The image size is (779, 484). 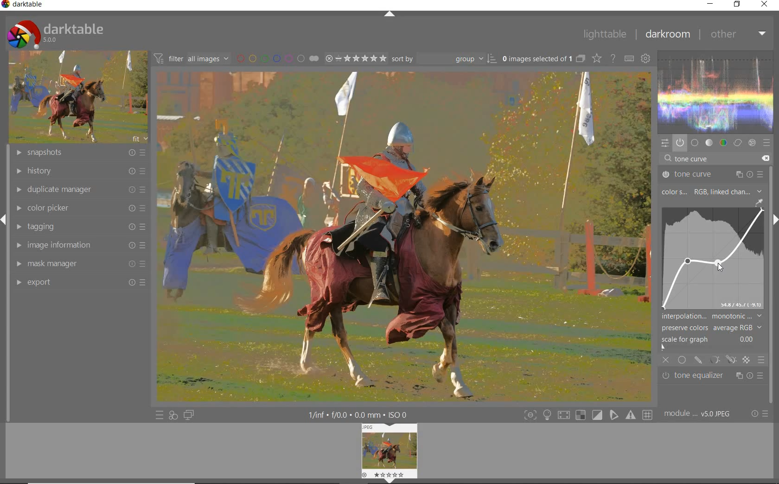 What do you see at coordinates (713, 376) in the screenshot?
I see `tone equalizer` at bounding box center [713, 376].